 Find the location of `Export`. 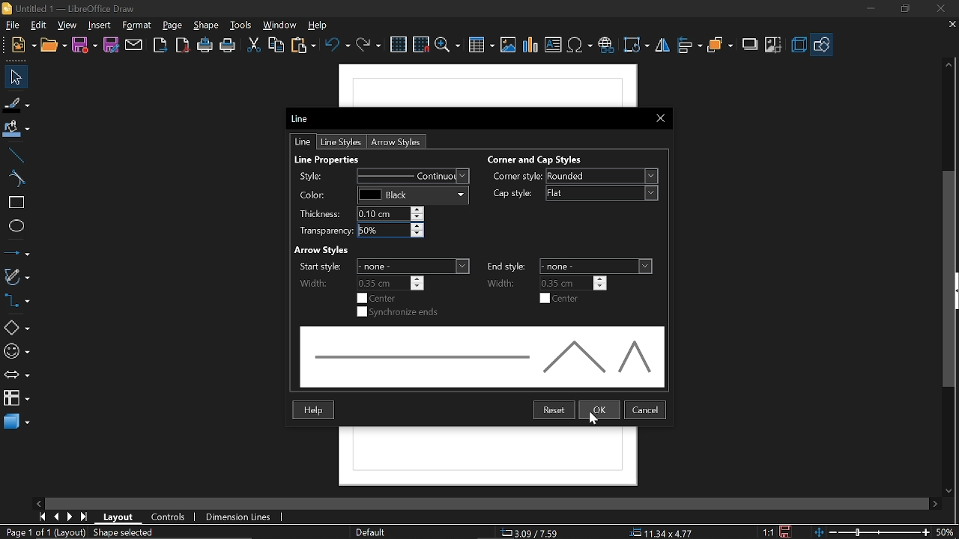

Export is located at coordinates (160, 45).